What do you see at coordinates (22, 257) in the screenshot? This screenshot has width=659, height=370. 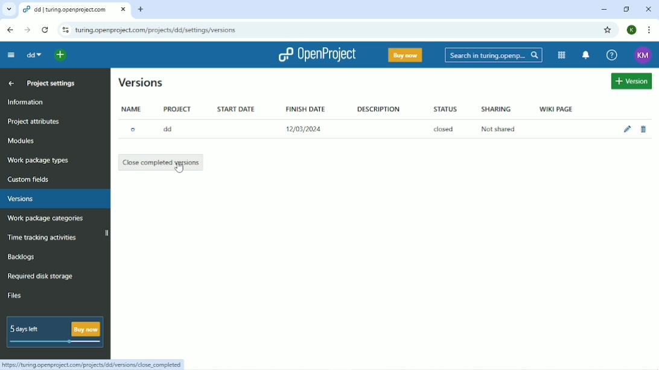 I see `Backlogs` at bounding box center [22, 257].